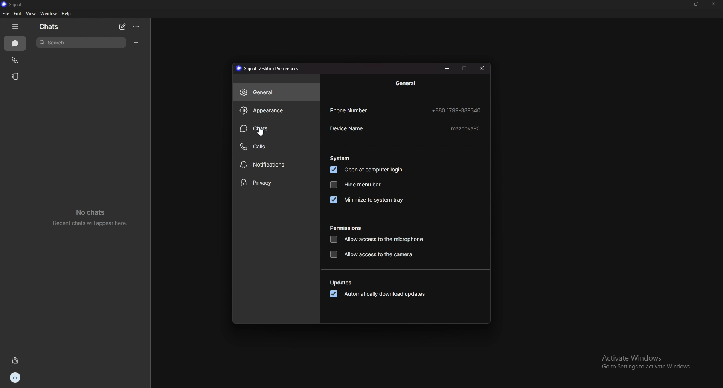 The image size is (723, 388). I want to click on file, so click(6, 13).